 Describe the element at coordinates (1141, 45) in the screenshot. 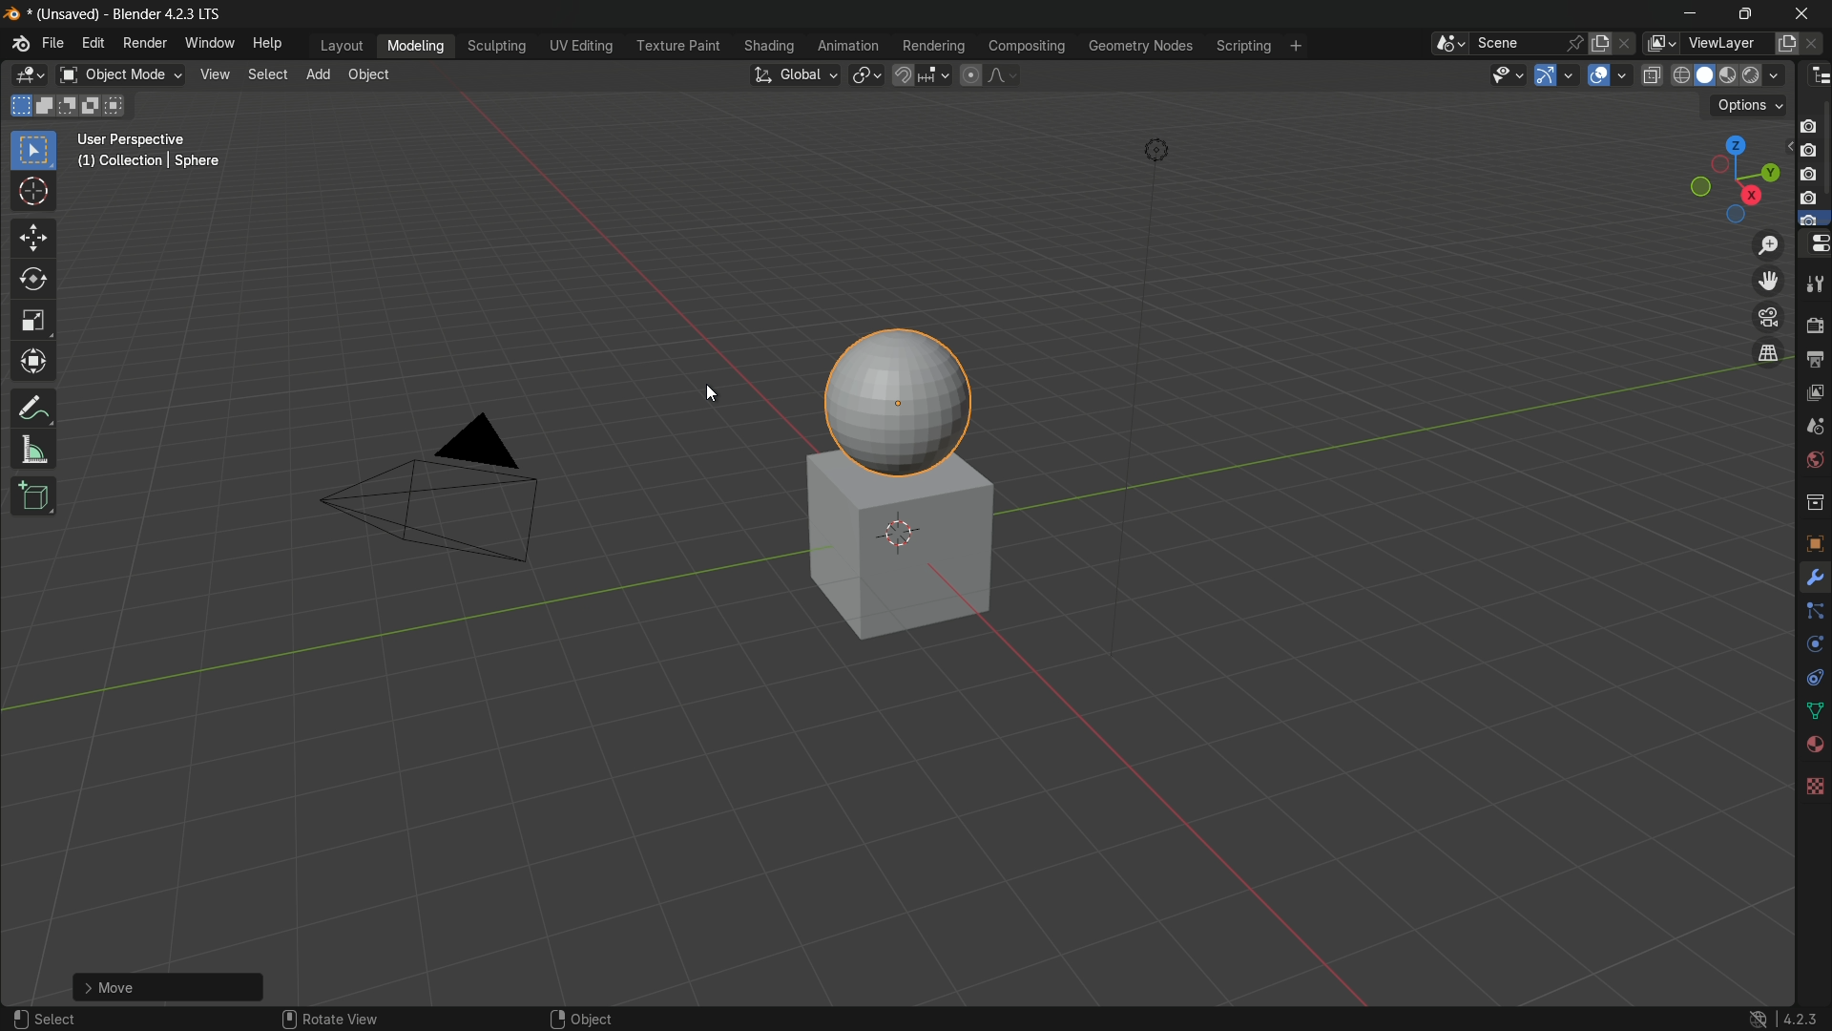

I see `geometry nodes menu` at that location.